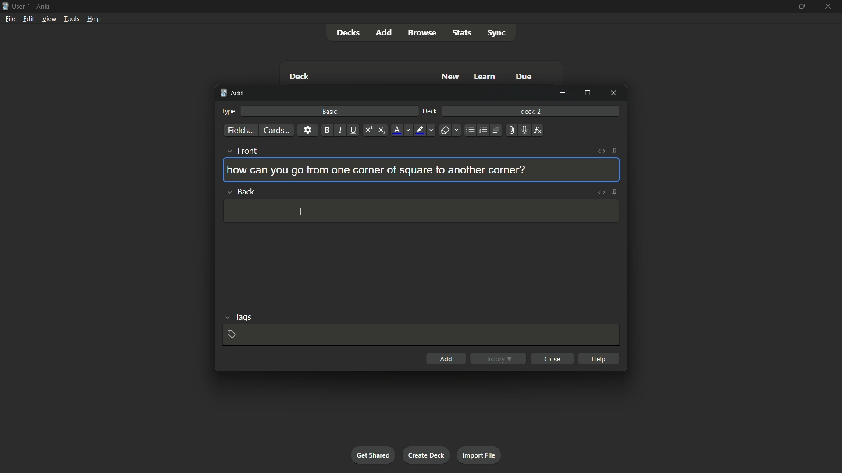 The image size is (842, 473). What do you see at coordinates (552, 359) in the screenshot?
I see `close` at bounding box center [552, 359].